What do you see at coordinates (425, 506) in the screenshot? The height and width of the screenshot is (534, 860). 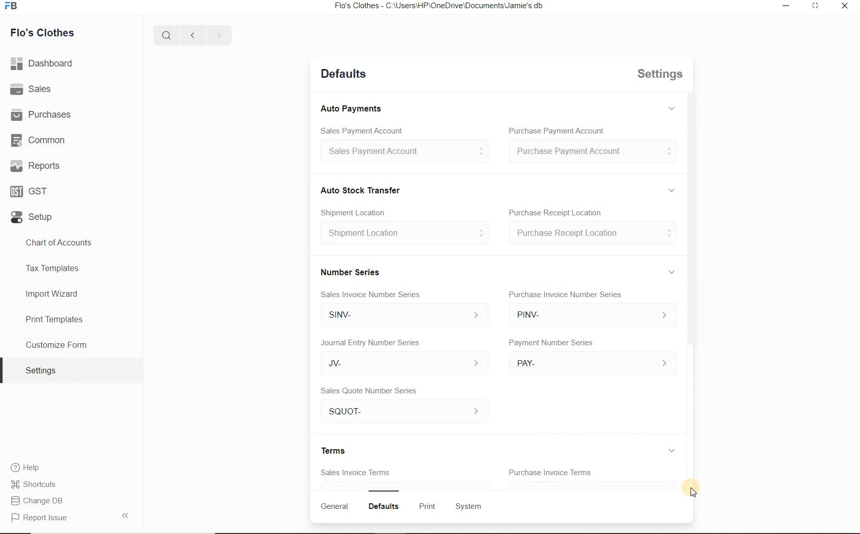 I see `wits Print` at bounding box center [425, 506].